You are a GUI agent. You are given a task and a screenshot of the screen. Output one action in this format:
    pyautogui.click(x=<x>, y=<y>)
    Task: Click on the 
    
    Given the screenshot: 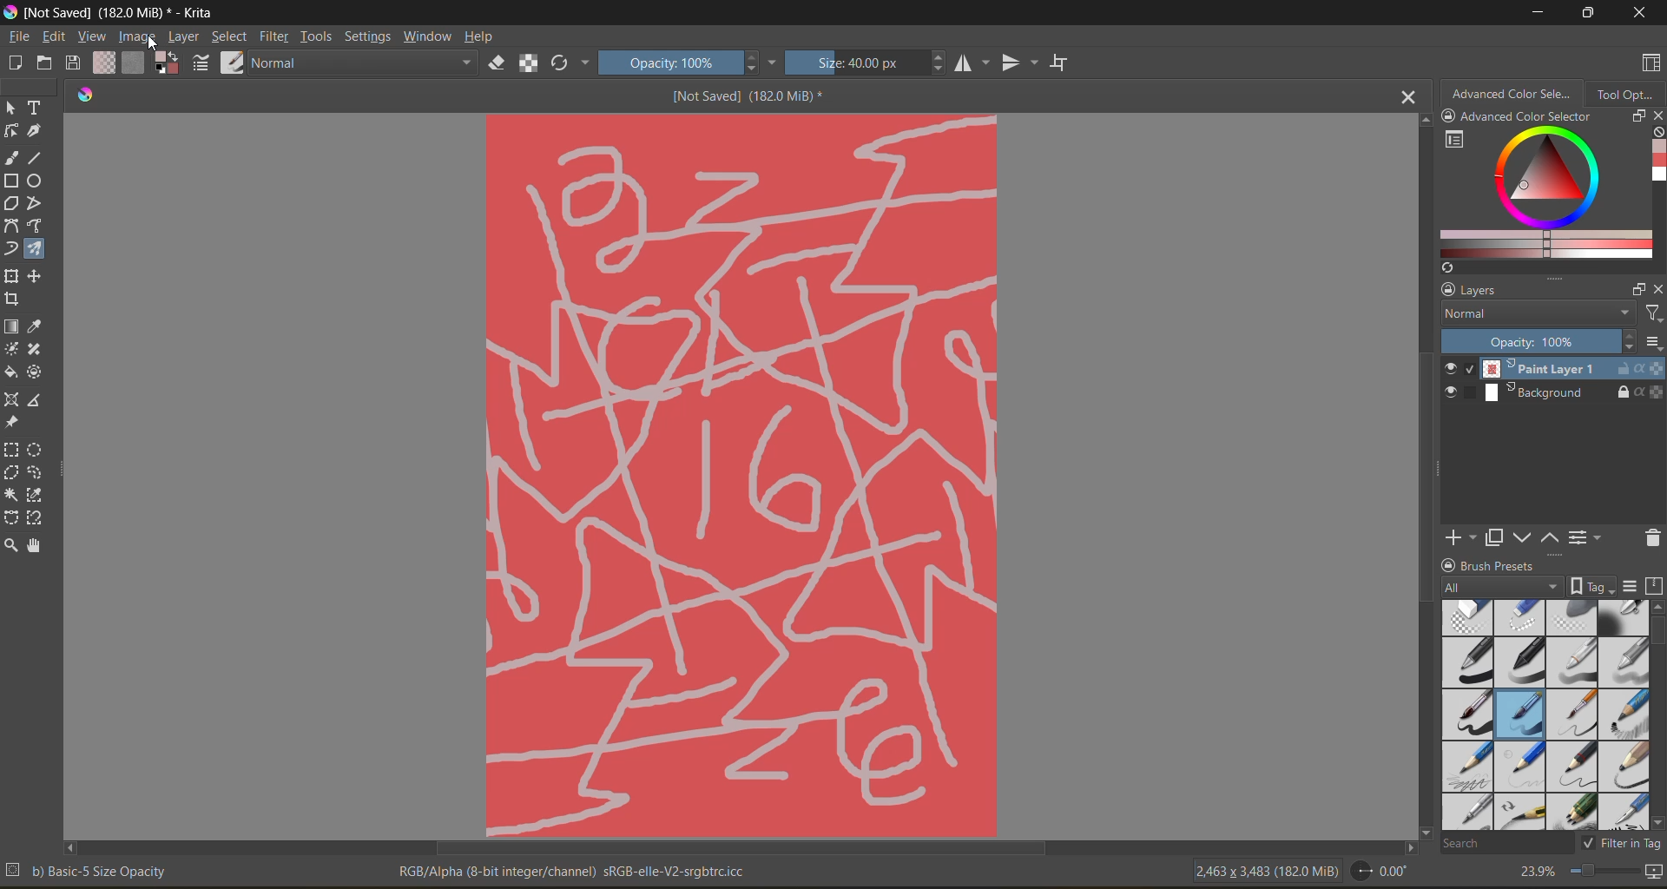 What is the action you would take?
    pyautogui.click(x=741, y=473)
    